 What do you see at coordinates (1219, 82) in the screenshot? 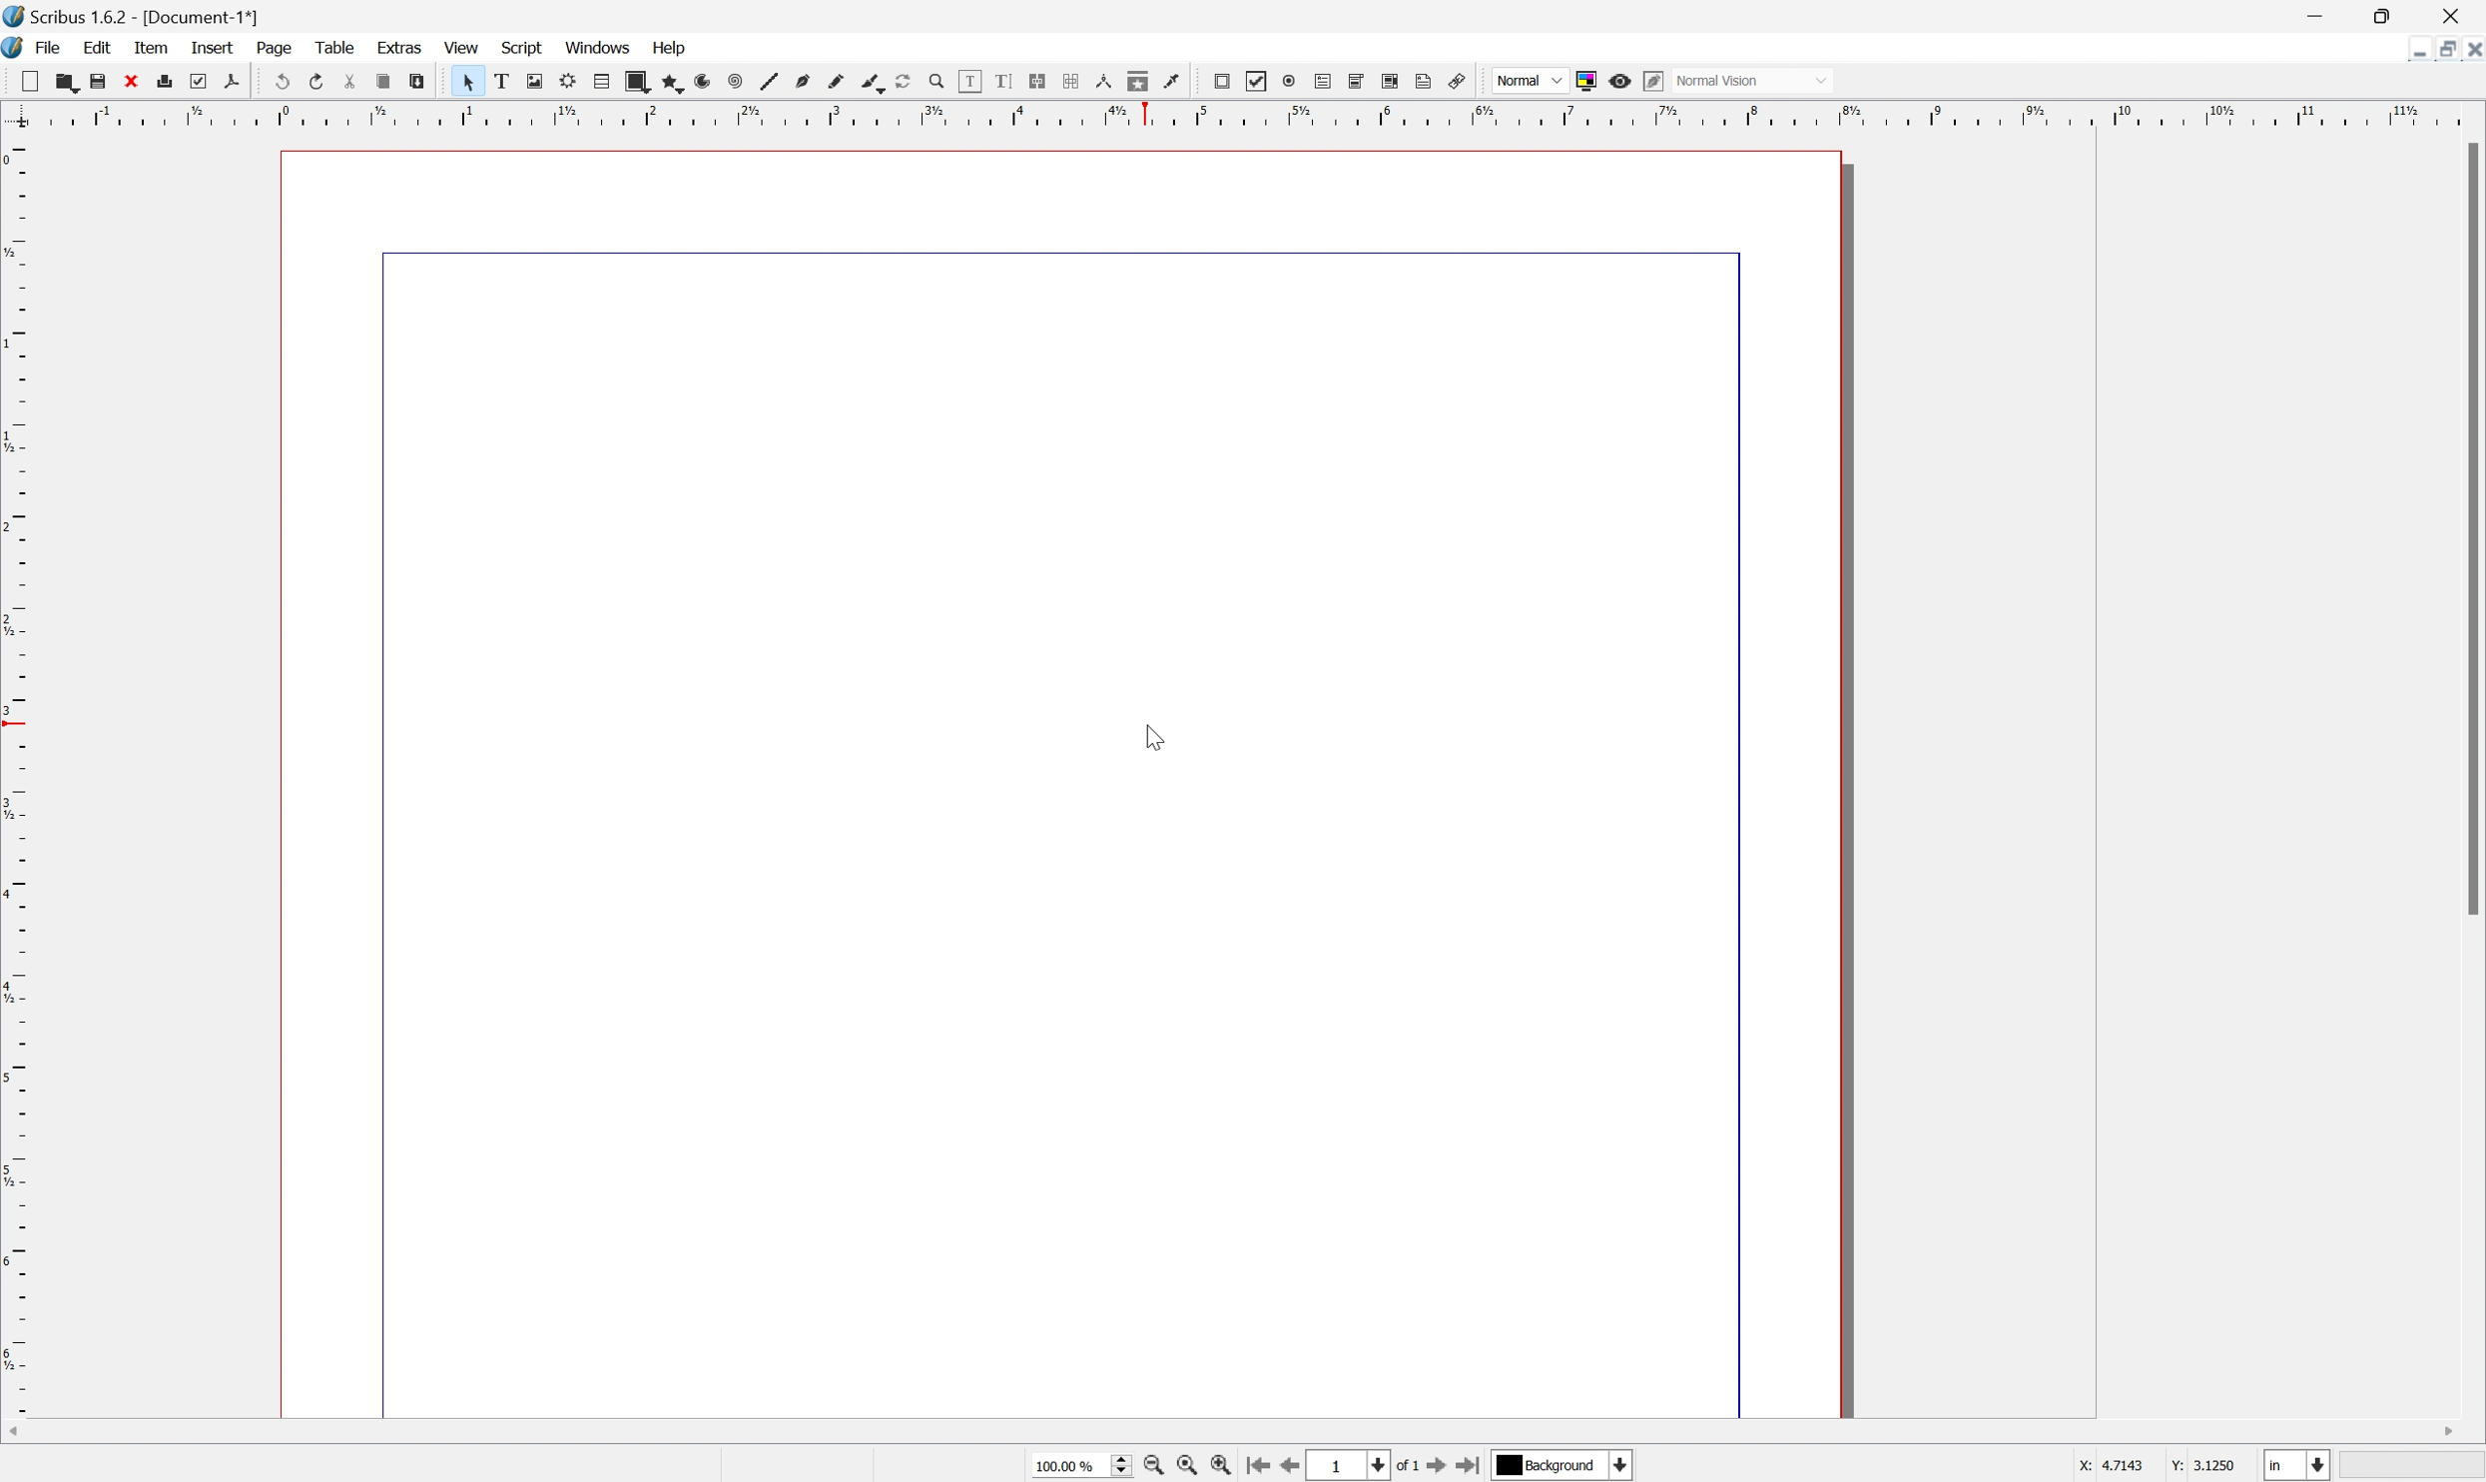
I see `PDF push button` at bounding box center [1219, 82].